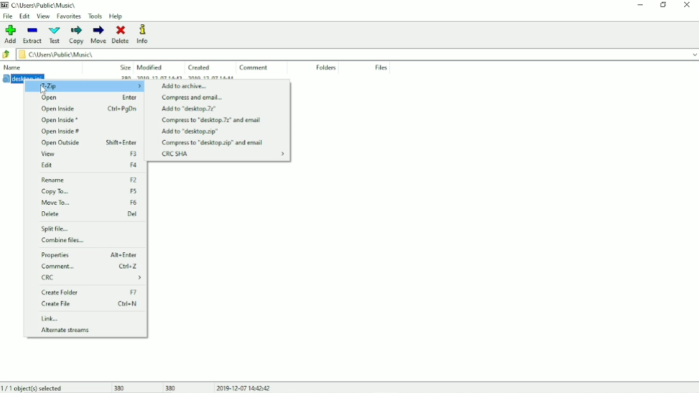  What do you see at coordinates (243, 387) in the screenshot?
I see `Date and Time` at bounding box center [243, 387].